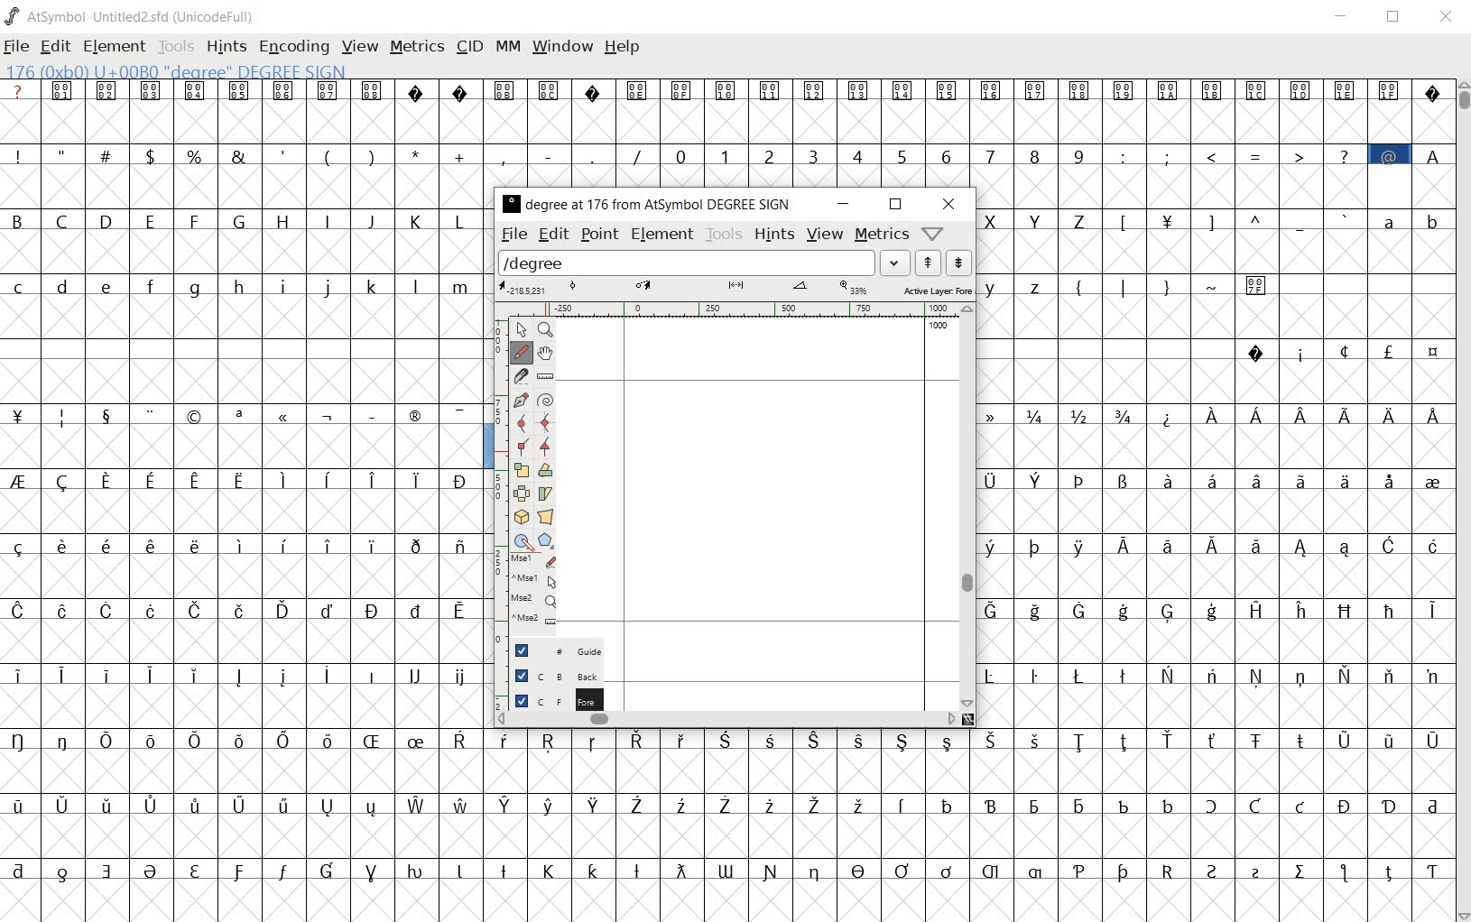 This screenshot has width=1471, height=922. What do you see at coordinates (243, 254) in the screenshot?
I see `empty glyph slots` at bounding box center [243, 254].